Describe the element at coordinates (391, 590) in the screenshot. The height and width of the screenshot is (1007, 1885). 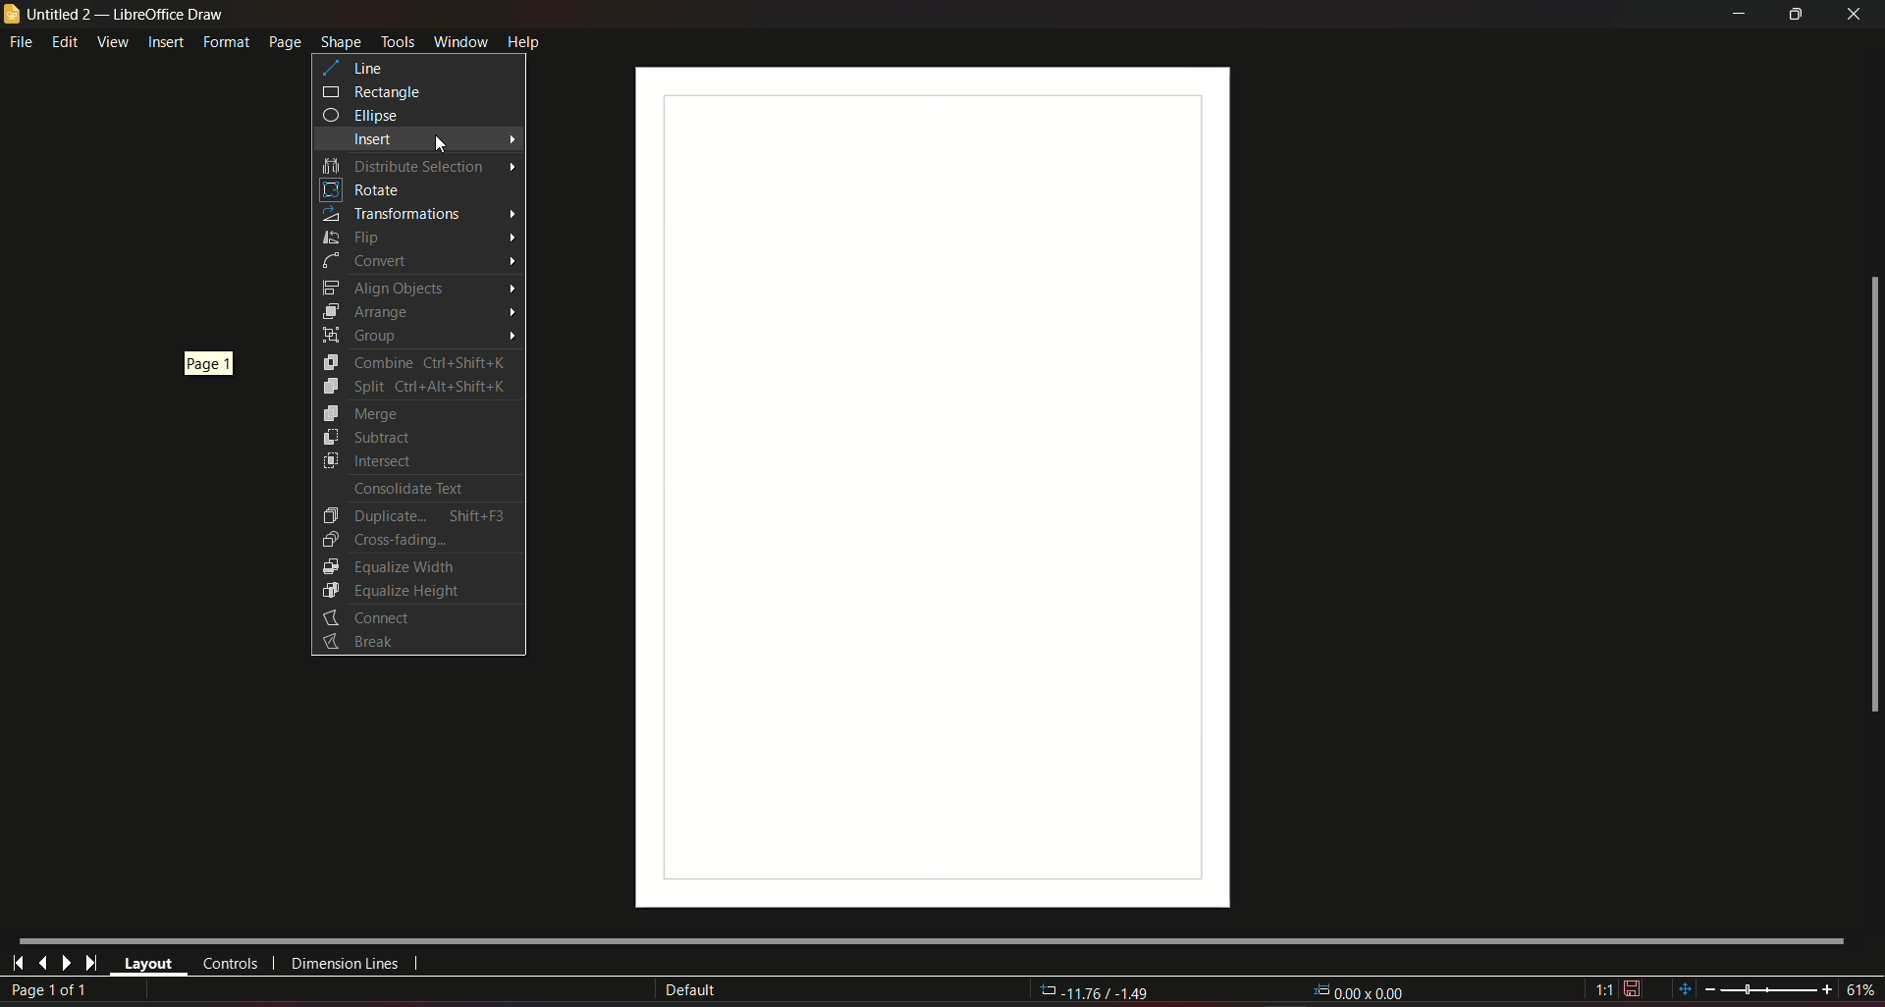
I see `Equalize Height` at that location.